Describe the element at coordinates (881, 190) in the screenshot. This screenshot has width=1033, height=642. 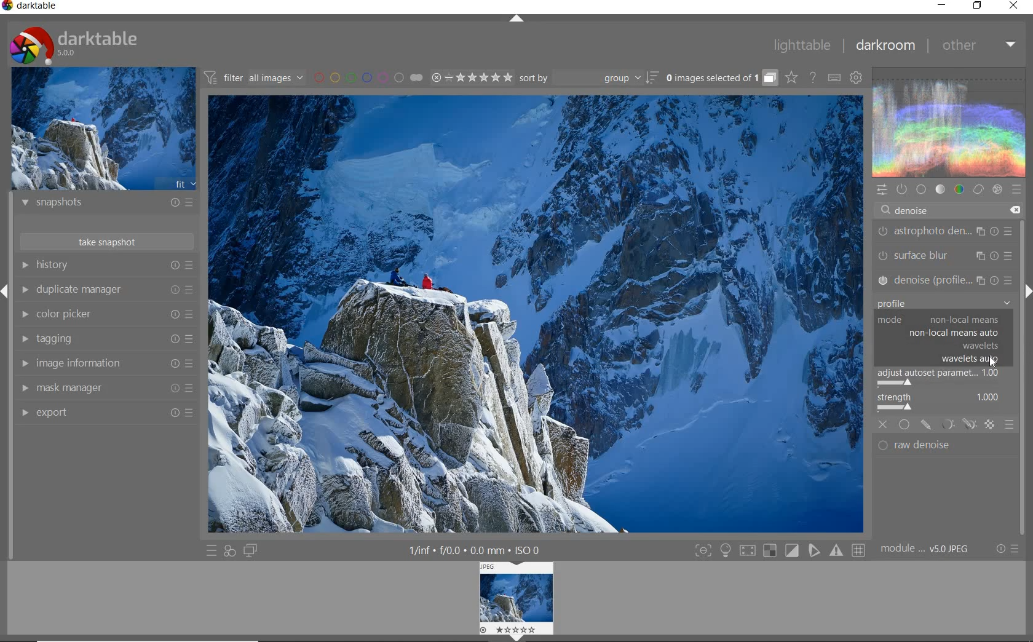
I see `quick access panel` at that location.